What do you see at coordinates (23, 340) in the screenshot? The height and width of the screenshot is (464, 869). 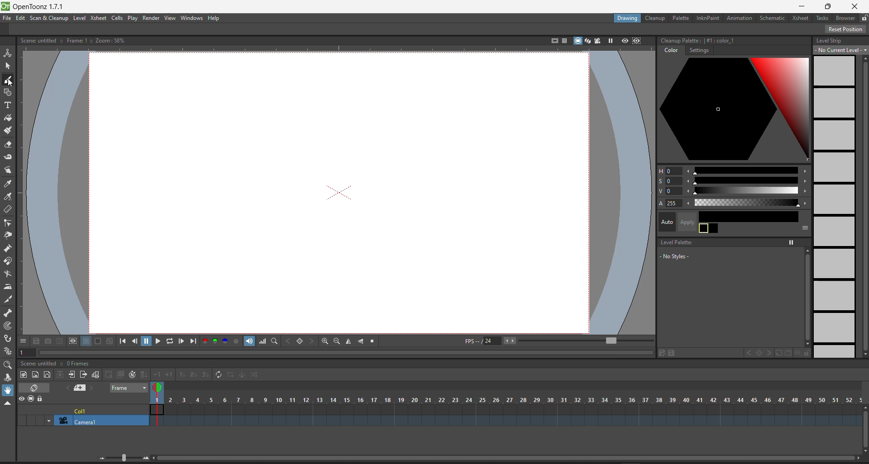 I see `more options` at bounding box center [23, 340].